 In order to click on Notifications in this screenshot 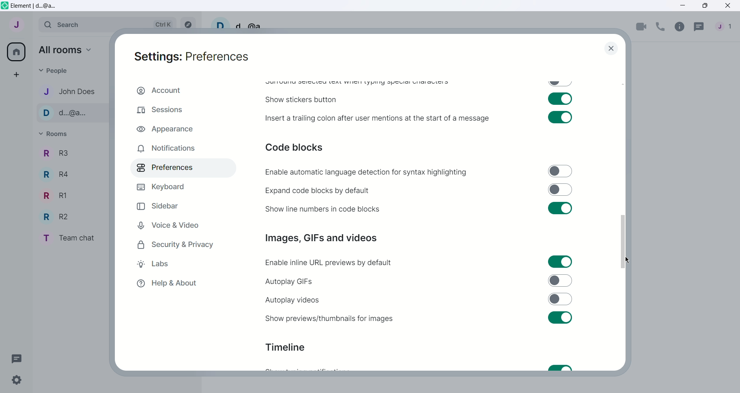, I will do `click(177, 148)`.